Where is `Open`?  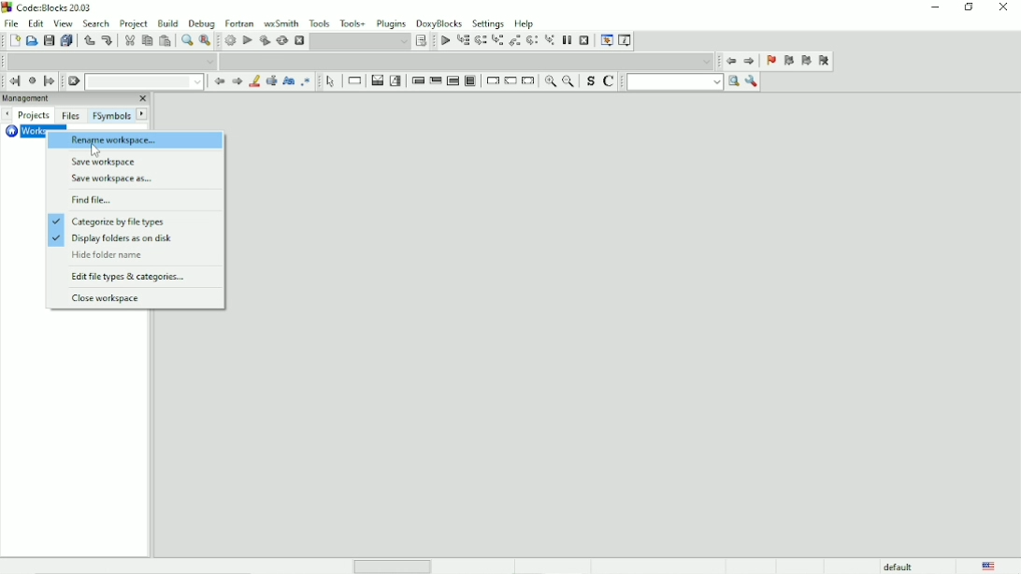
Open is located at coordinates (32, 41).